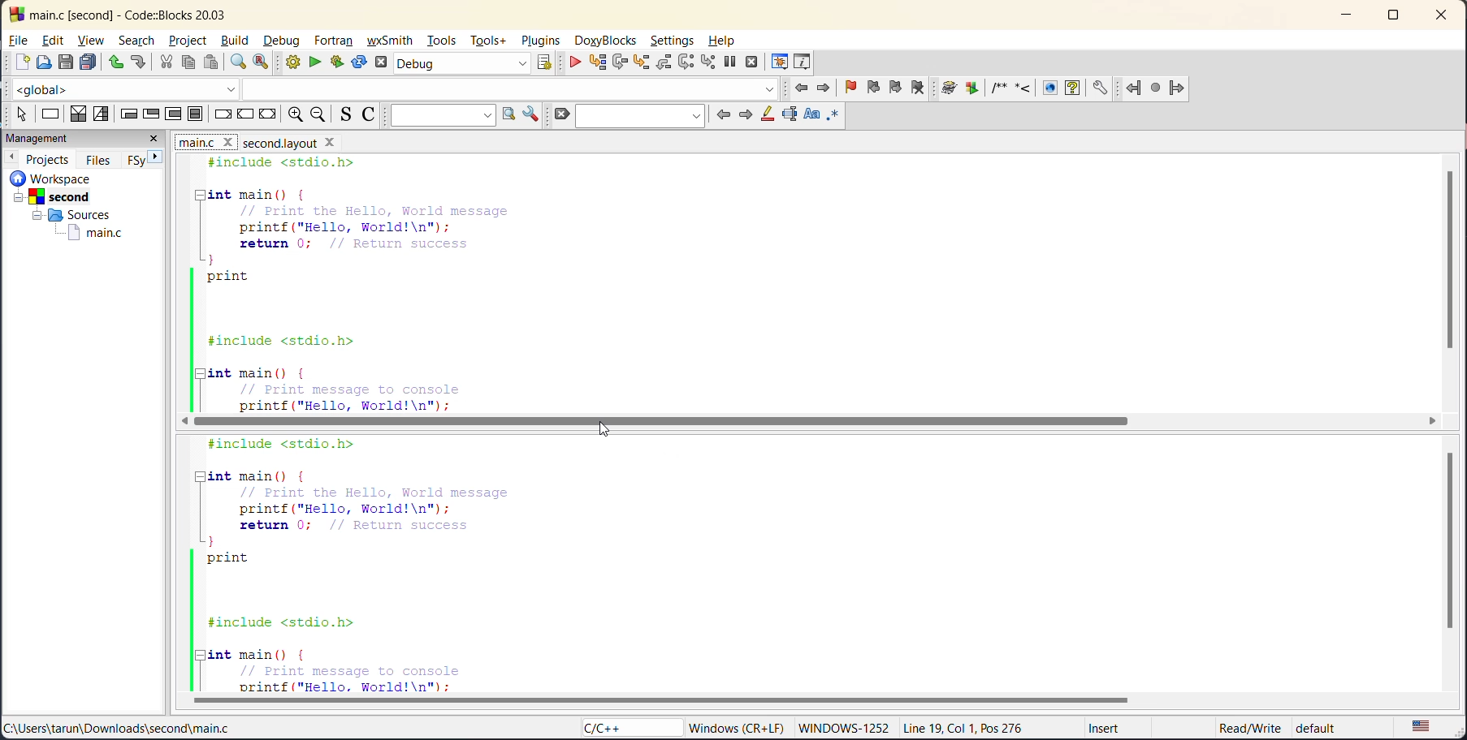 This screenshot has width=1467, height=740. What do you see at coordinates (157, 158) in the screenshot?
I see `next` at bounding box center [157, 158].